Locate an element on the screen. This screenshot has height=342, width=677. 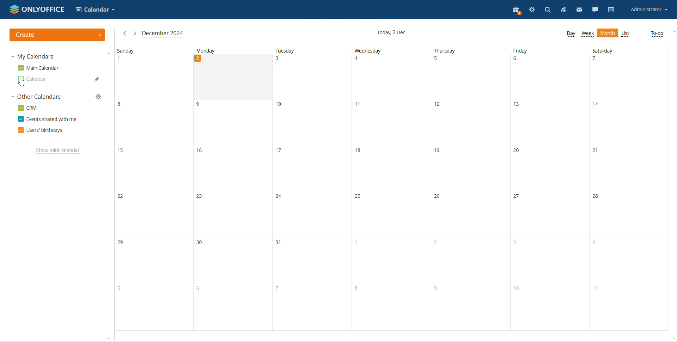
other calendar is located at coordinates (37, 79).